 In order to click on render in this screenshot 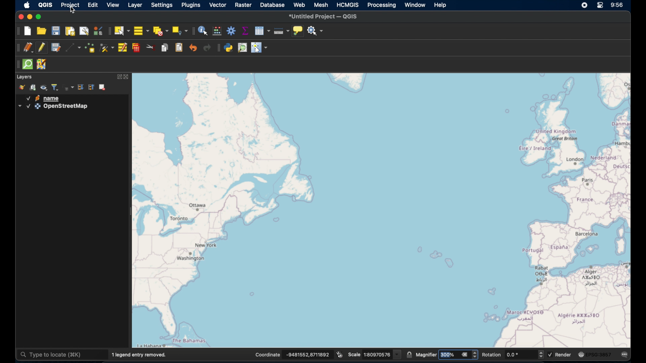, I will do `click(561, 354)`.